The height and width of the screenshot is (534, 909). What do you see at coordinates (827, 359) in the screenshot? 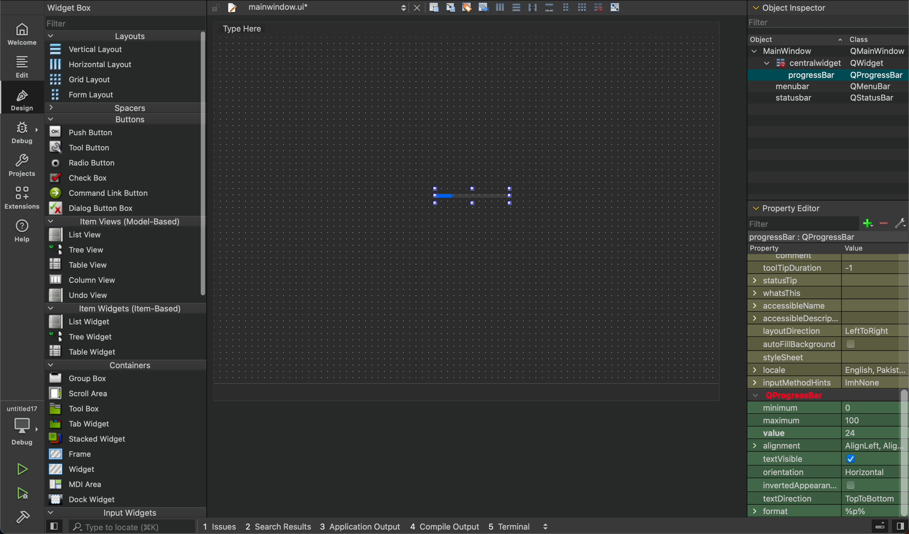
I see `Stylesheet` at bounding box center [827, 359].